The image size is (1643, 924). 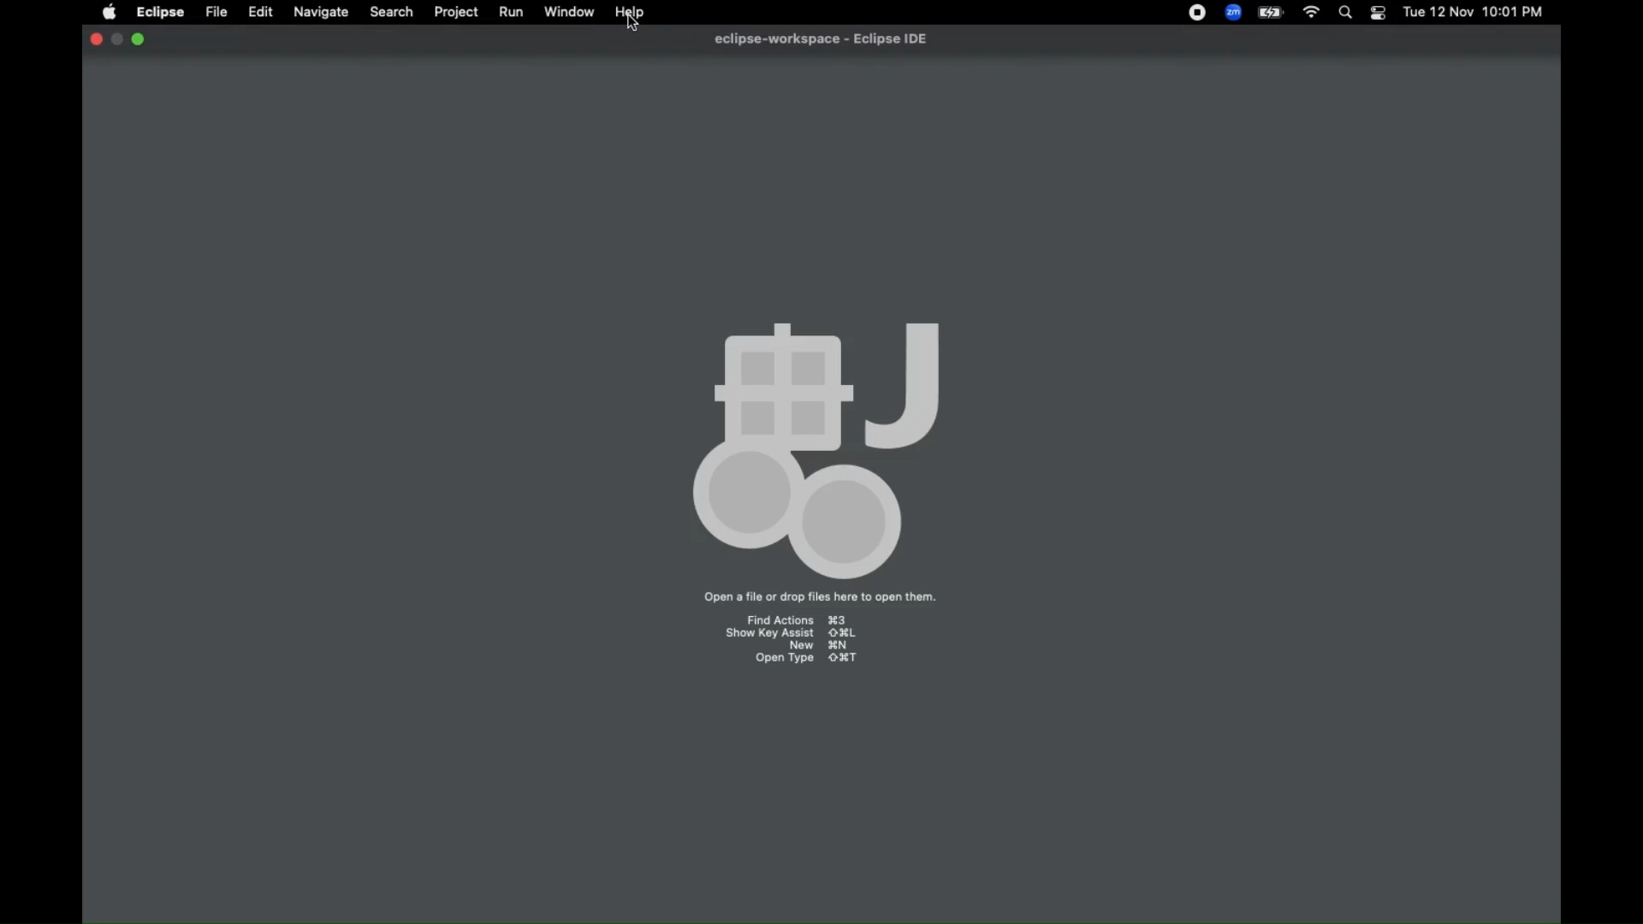 I want to click on Cursor, so click(x=633, y=22).